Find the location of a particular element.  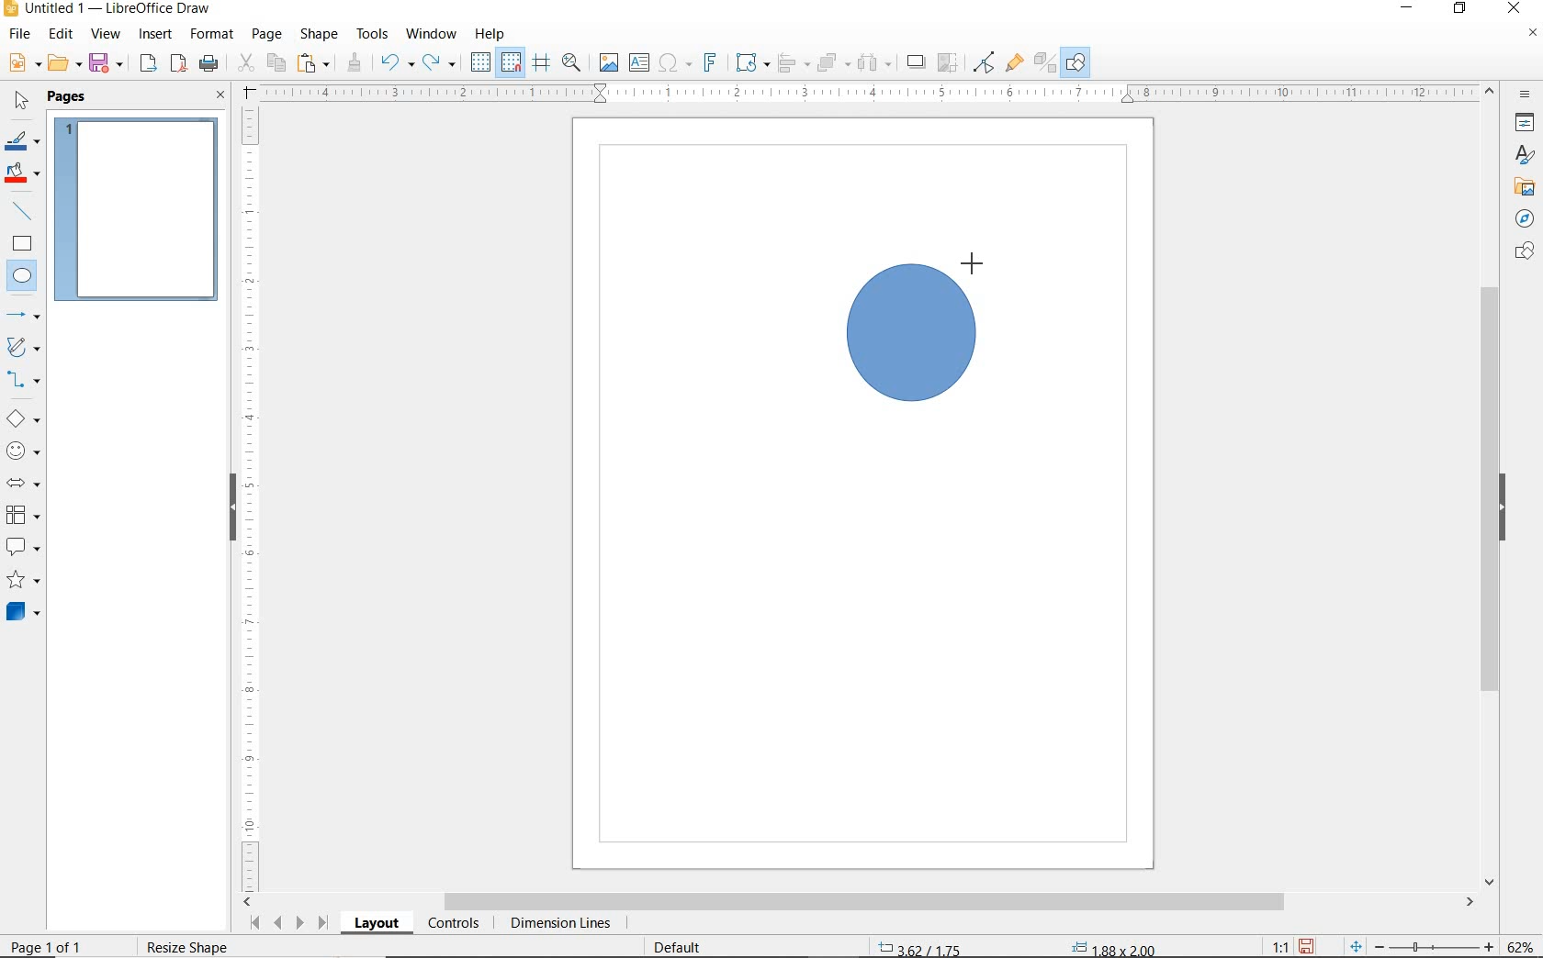

EDIT is located at coordinates (62, 34).